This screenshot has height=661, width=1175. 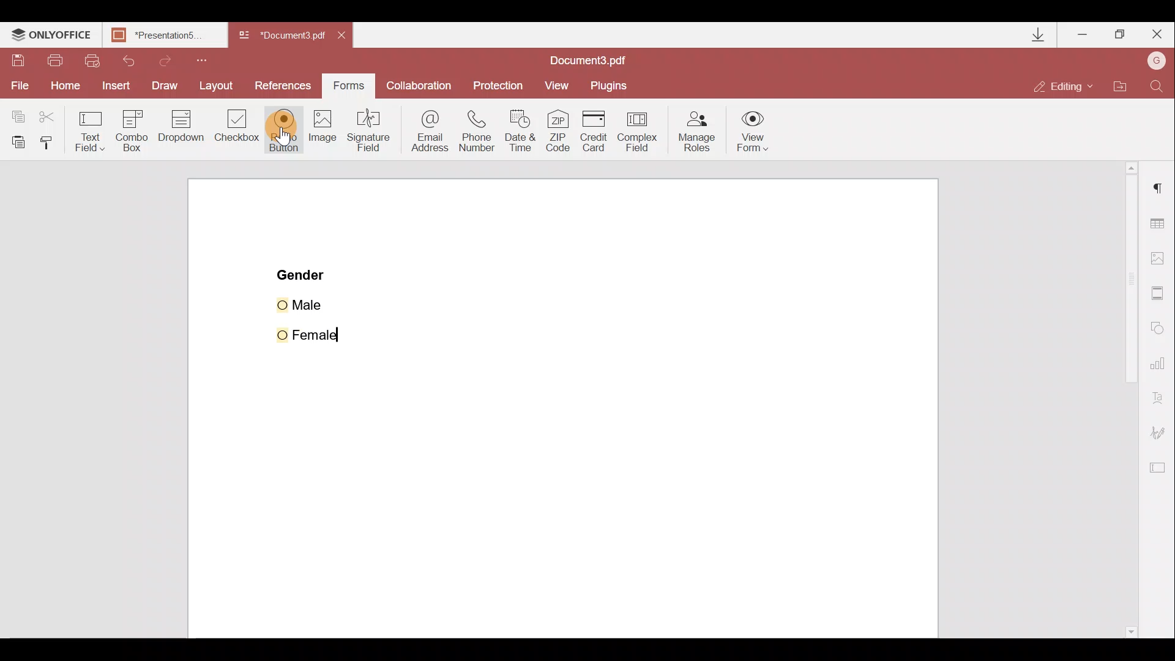 What do you see at coordinates (499, 82) in the screenshot?
I see `Protection` at bounding box center [499, 82].